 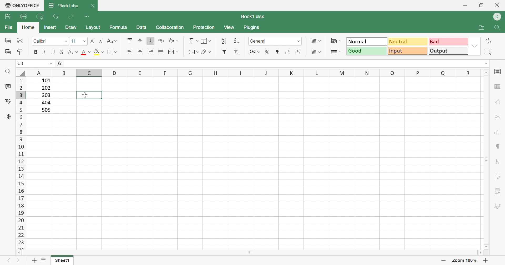 I want to click on fx, so click(x=59, y=64).